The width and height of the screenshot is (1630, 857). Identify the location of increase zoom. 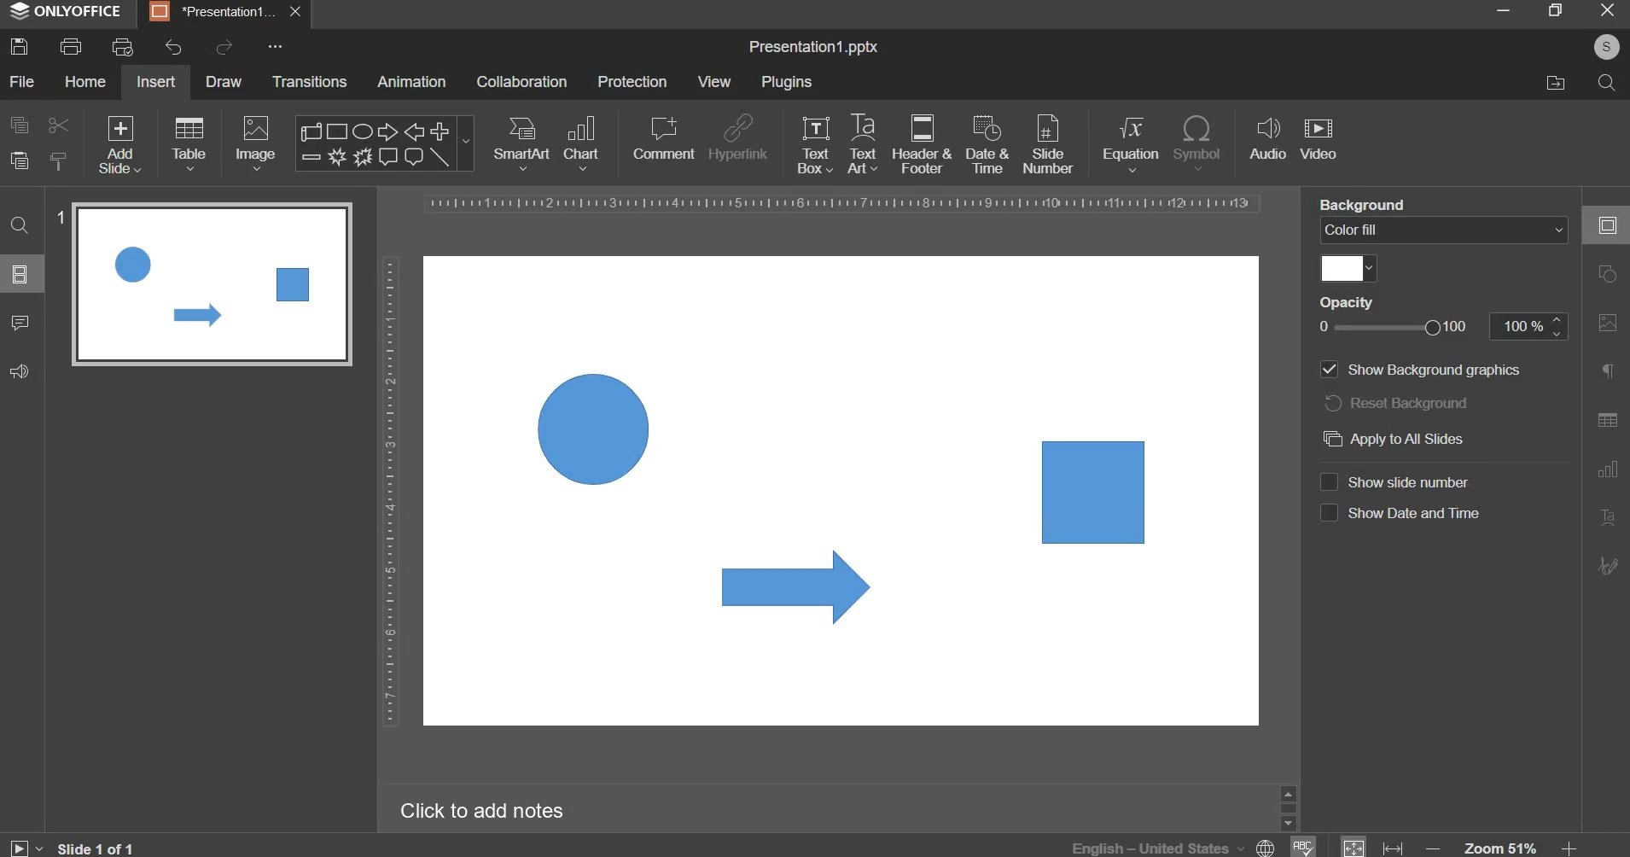
(1571, 847).